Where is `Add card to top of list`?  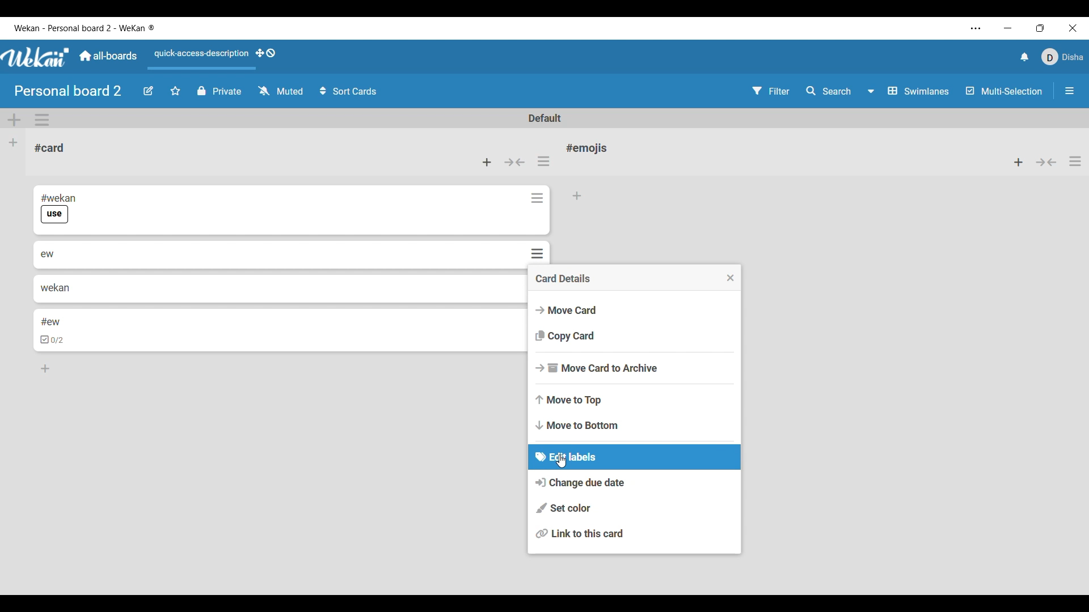 Add card to top of list is located at coordinates (1018, 162).